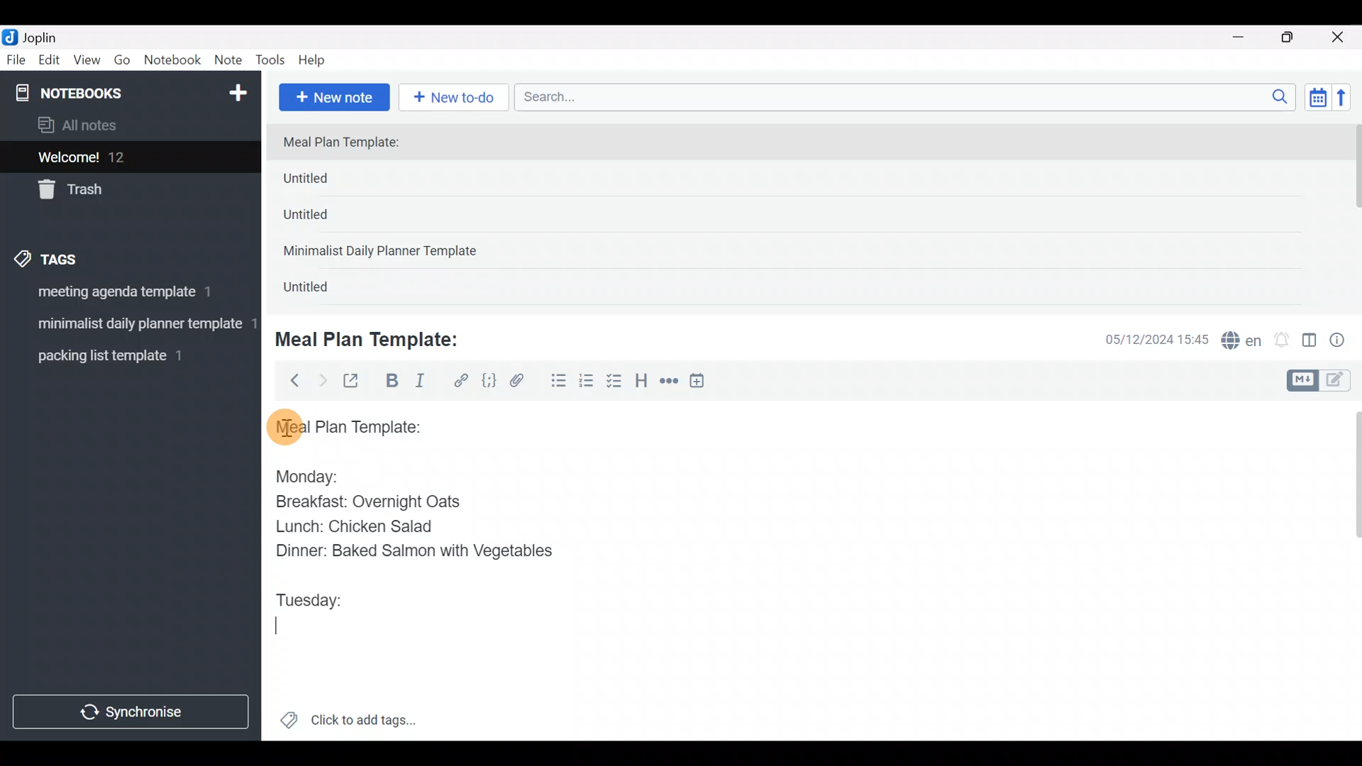  Describe the element at coordinates (1353, 214) in the screenshot. I see `scroll bar` at that location.